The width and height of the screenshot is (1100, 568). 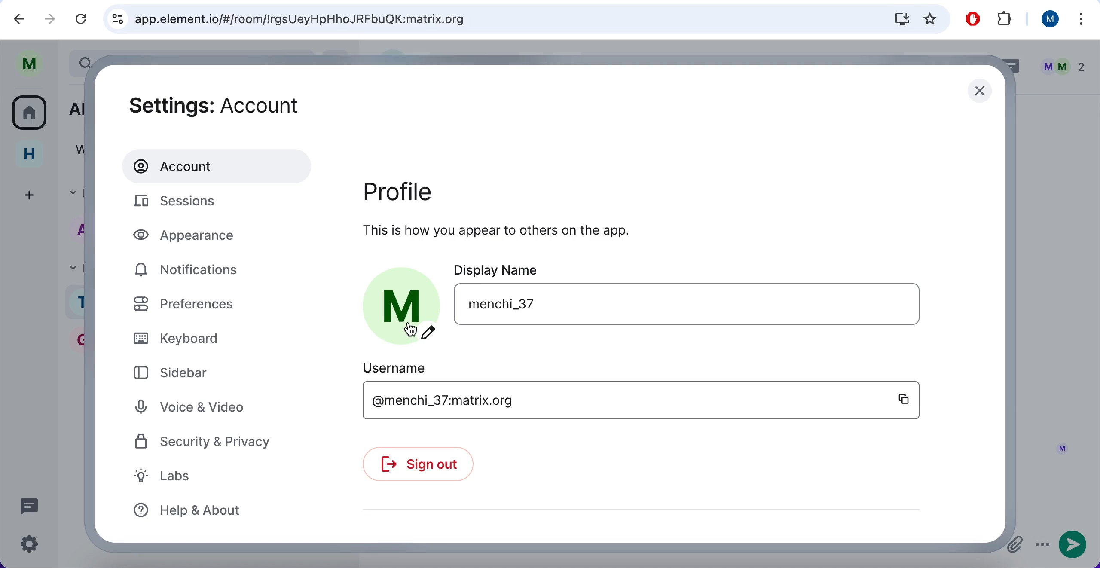 I want to click on labs, so click(x=180, y=477).